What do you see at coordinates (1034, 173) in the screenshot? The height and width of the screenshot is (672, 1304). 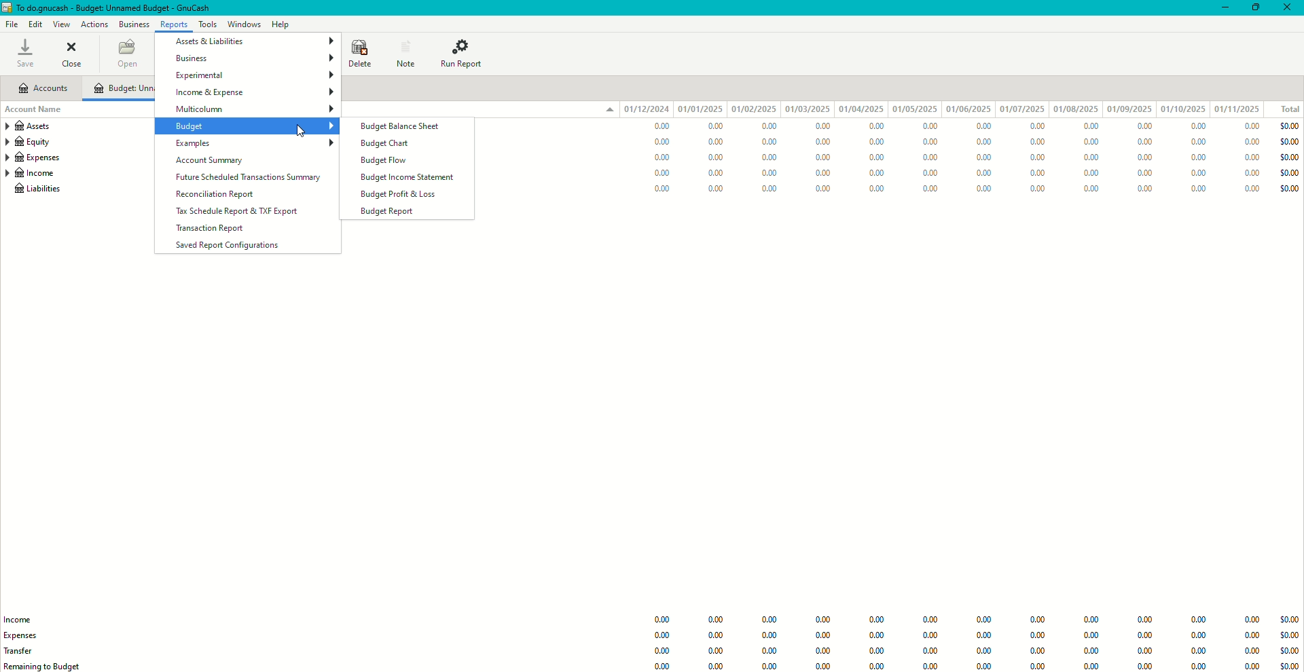 I see `0.00` at bounding box center [1034, 173].